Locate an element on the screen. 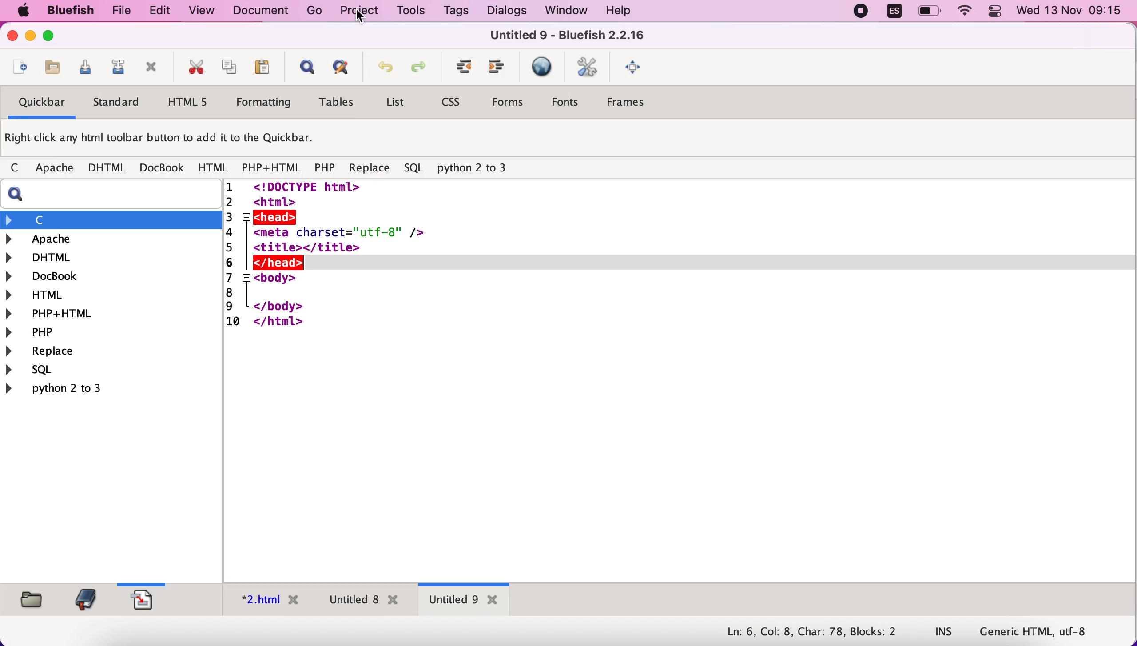  tab is located at coordinates (265, 602).